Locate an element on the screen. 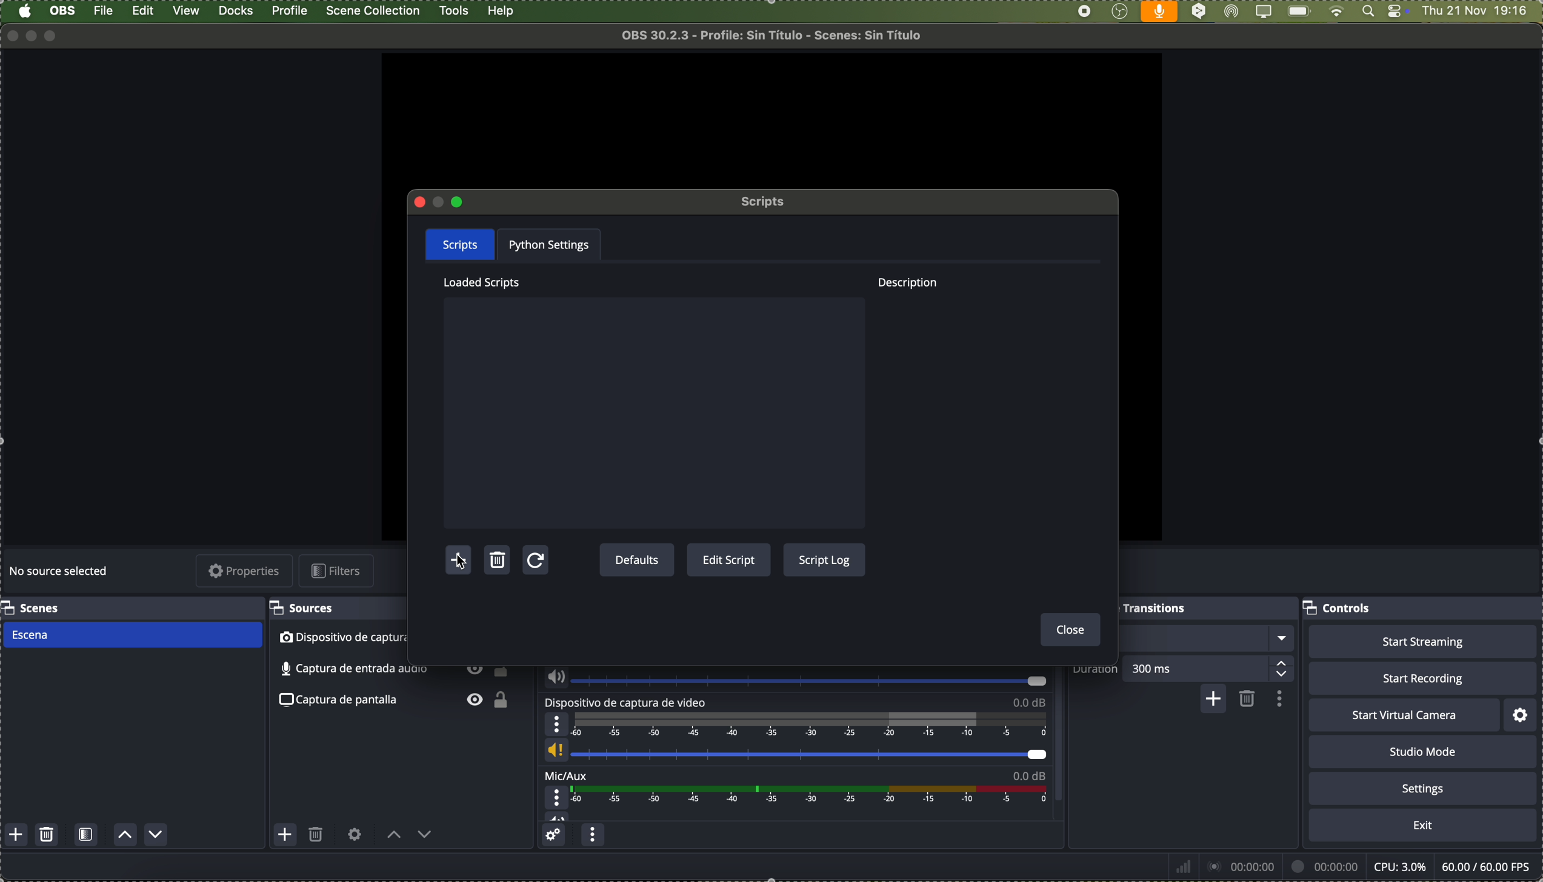 This screenshot has width=1543, height=882. description is located at coordinates (905, 284).